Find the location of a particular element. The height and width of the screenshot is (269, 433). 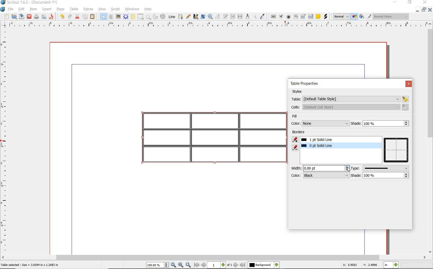

1pt solid line is located at coordinates (320, 140).